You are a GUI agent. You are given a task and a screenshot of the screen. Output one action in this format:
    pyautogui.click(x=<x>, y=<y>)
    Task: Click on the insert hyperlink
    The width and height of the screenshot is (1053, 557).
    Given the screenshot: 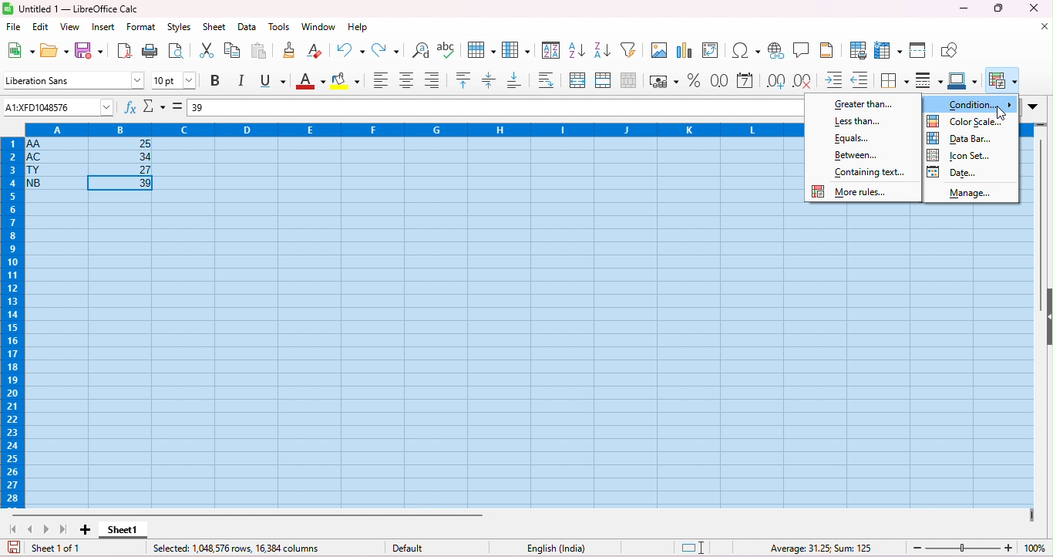 What is the action you would take?
    pyautogui.click(x=776, y=50)
    